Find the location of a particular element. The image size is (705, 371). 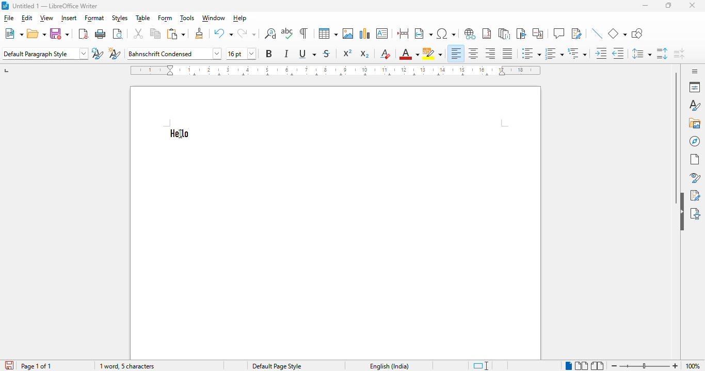

minimize is located at coordinates (646, 6).